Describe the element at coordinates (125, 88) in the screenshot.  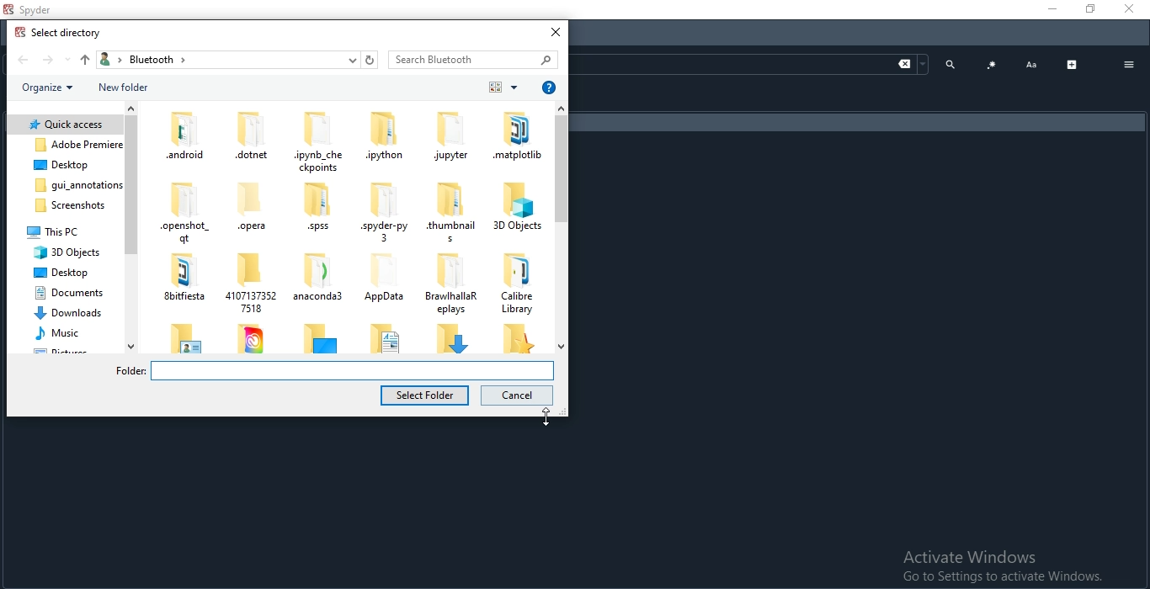
I see `new folder` at that location.